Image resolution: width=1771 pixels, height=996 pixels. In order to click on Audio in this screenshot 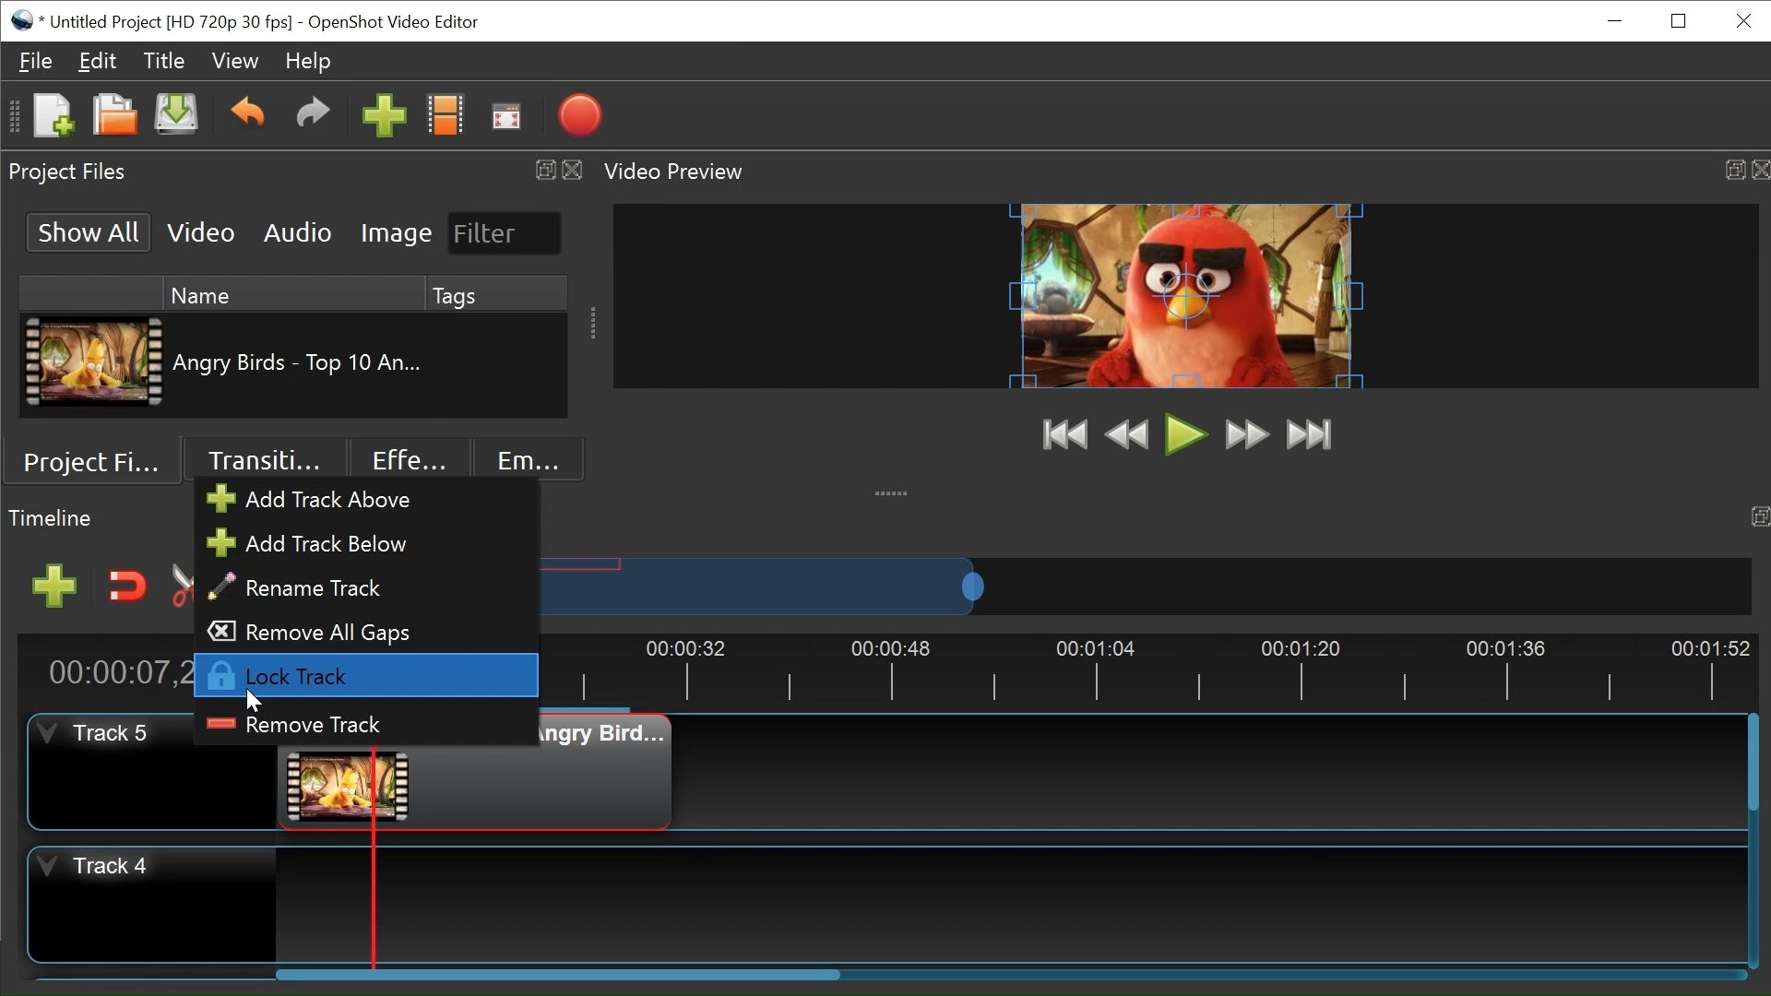, I will do `click(300, 231)`.